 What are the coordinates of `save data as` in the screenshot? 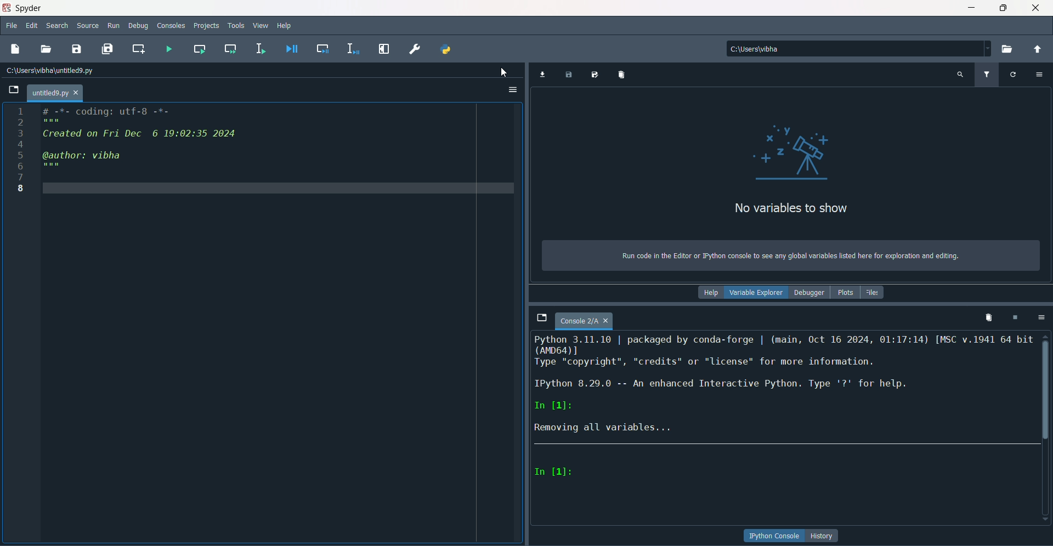 It's located at (596, 75).